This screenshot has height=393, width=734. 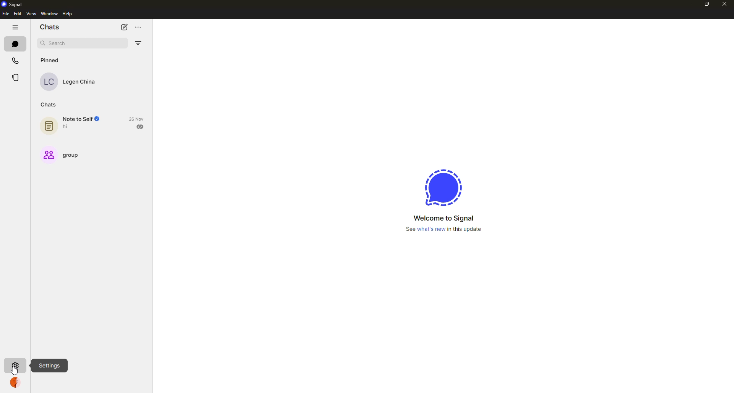 I want to click on view, so click(x=31, y=14).